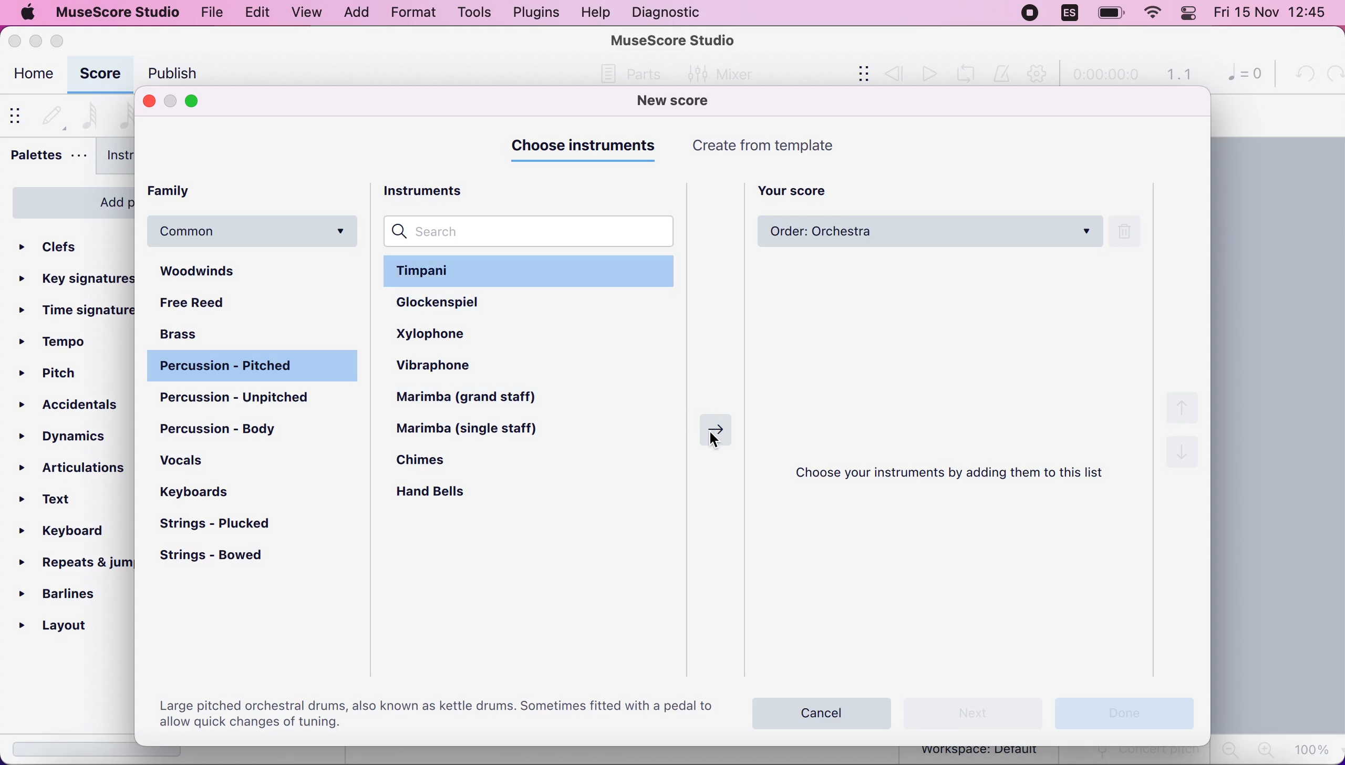  I want to click on hand bells, so click(441, 493).